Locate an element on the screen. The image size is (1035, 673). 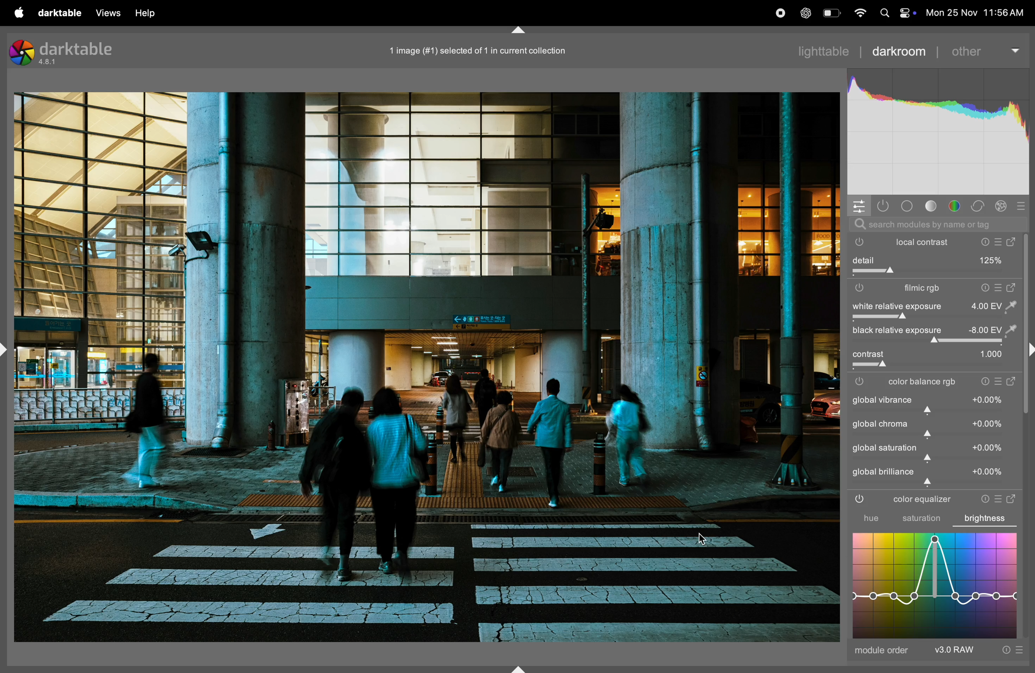
toggle  is located at coordinates (931, 272).